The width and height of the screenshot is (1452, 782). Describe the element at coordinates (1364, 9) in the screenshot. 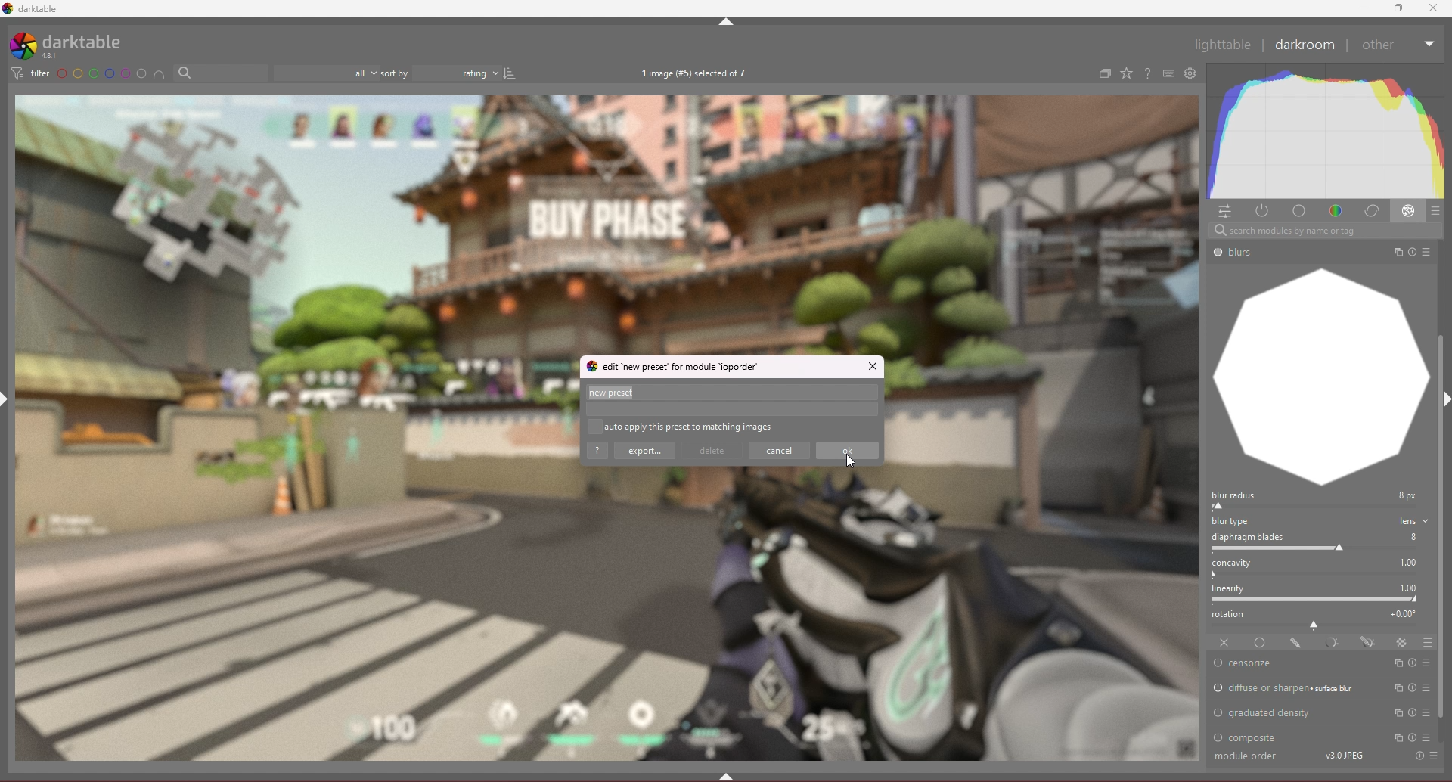

I see `minimize` at that location.